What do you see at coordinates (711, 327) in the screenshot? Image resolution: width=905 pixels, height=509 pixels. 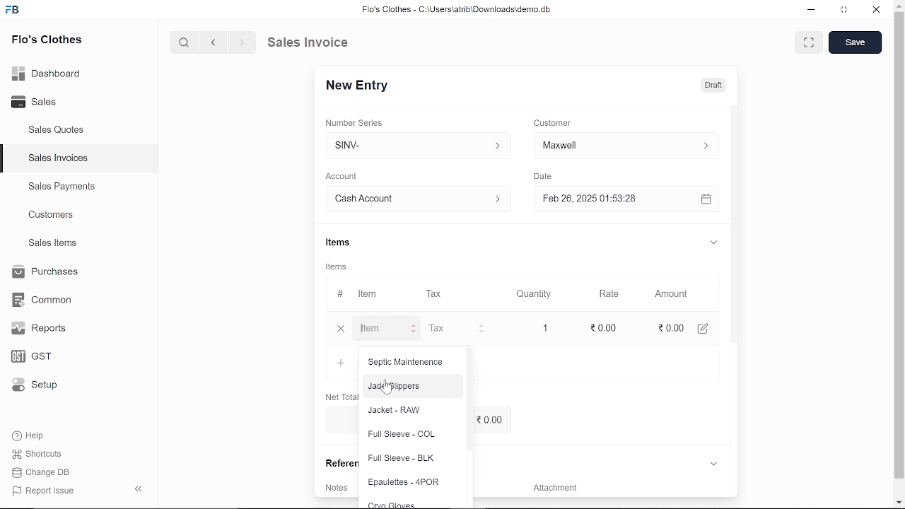 I see `edit account` at bounding box center [711, 327].